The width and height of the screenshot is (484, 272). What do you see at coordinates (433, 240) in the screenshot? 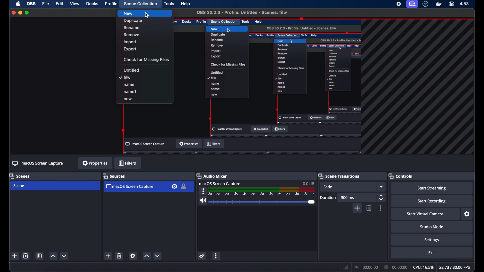
I see `settings` at bounding box center [433, 240].